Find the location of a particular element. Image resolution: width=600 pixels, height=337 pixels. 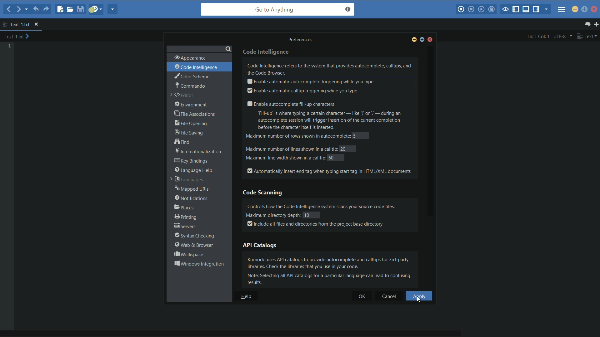

stop macro is located at coordinates (472, 10).